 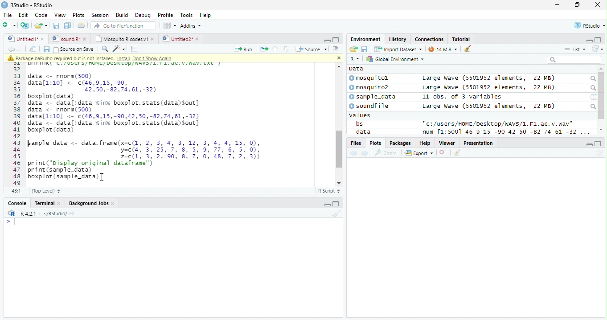 I want to click on Build, so click(x=122, y=15).